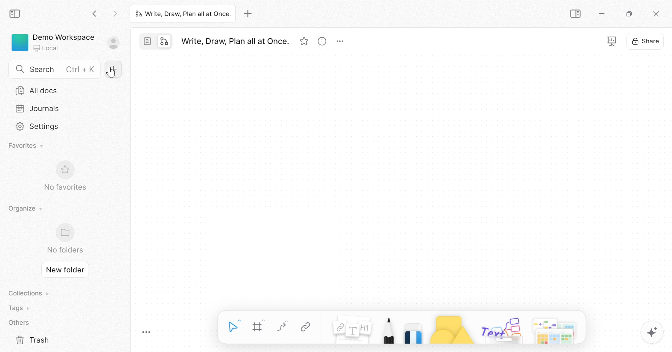  What do you see at coordinates (340, 41) in the screenshot?
I see `More Options` at bounding box center [340, 41].